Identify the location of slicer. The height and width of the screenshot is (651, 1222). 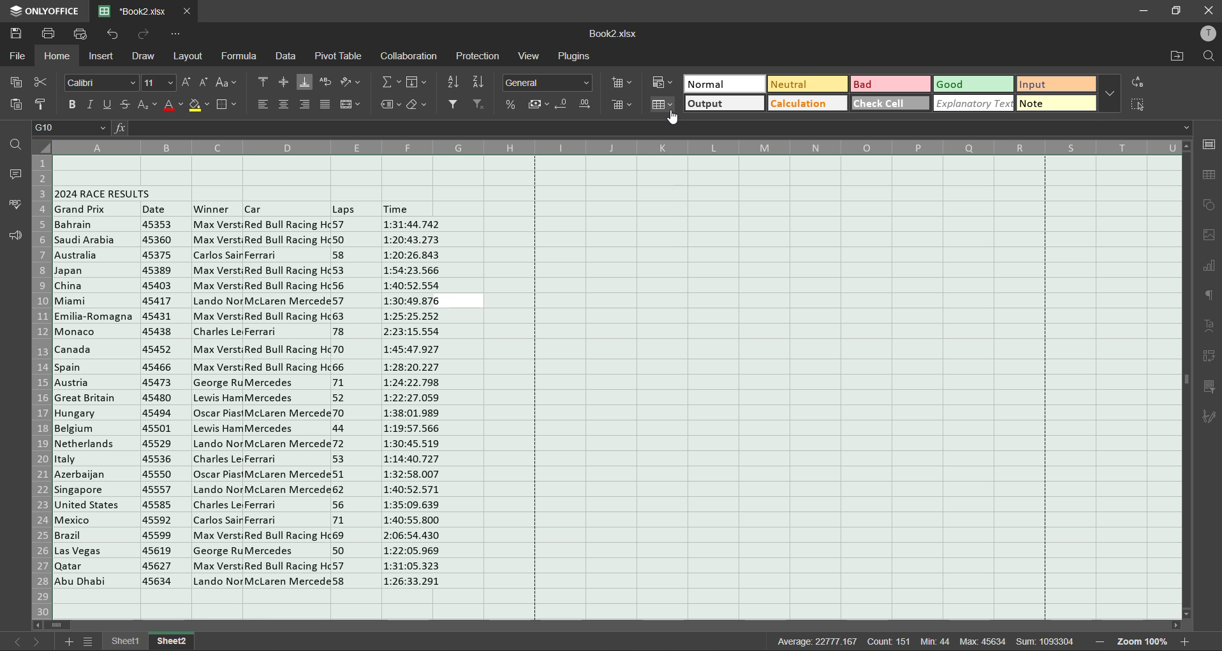
(1210, 387).